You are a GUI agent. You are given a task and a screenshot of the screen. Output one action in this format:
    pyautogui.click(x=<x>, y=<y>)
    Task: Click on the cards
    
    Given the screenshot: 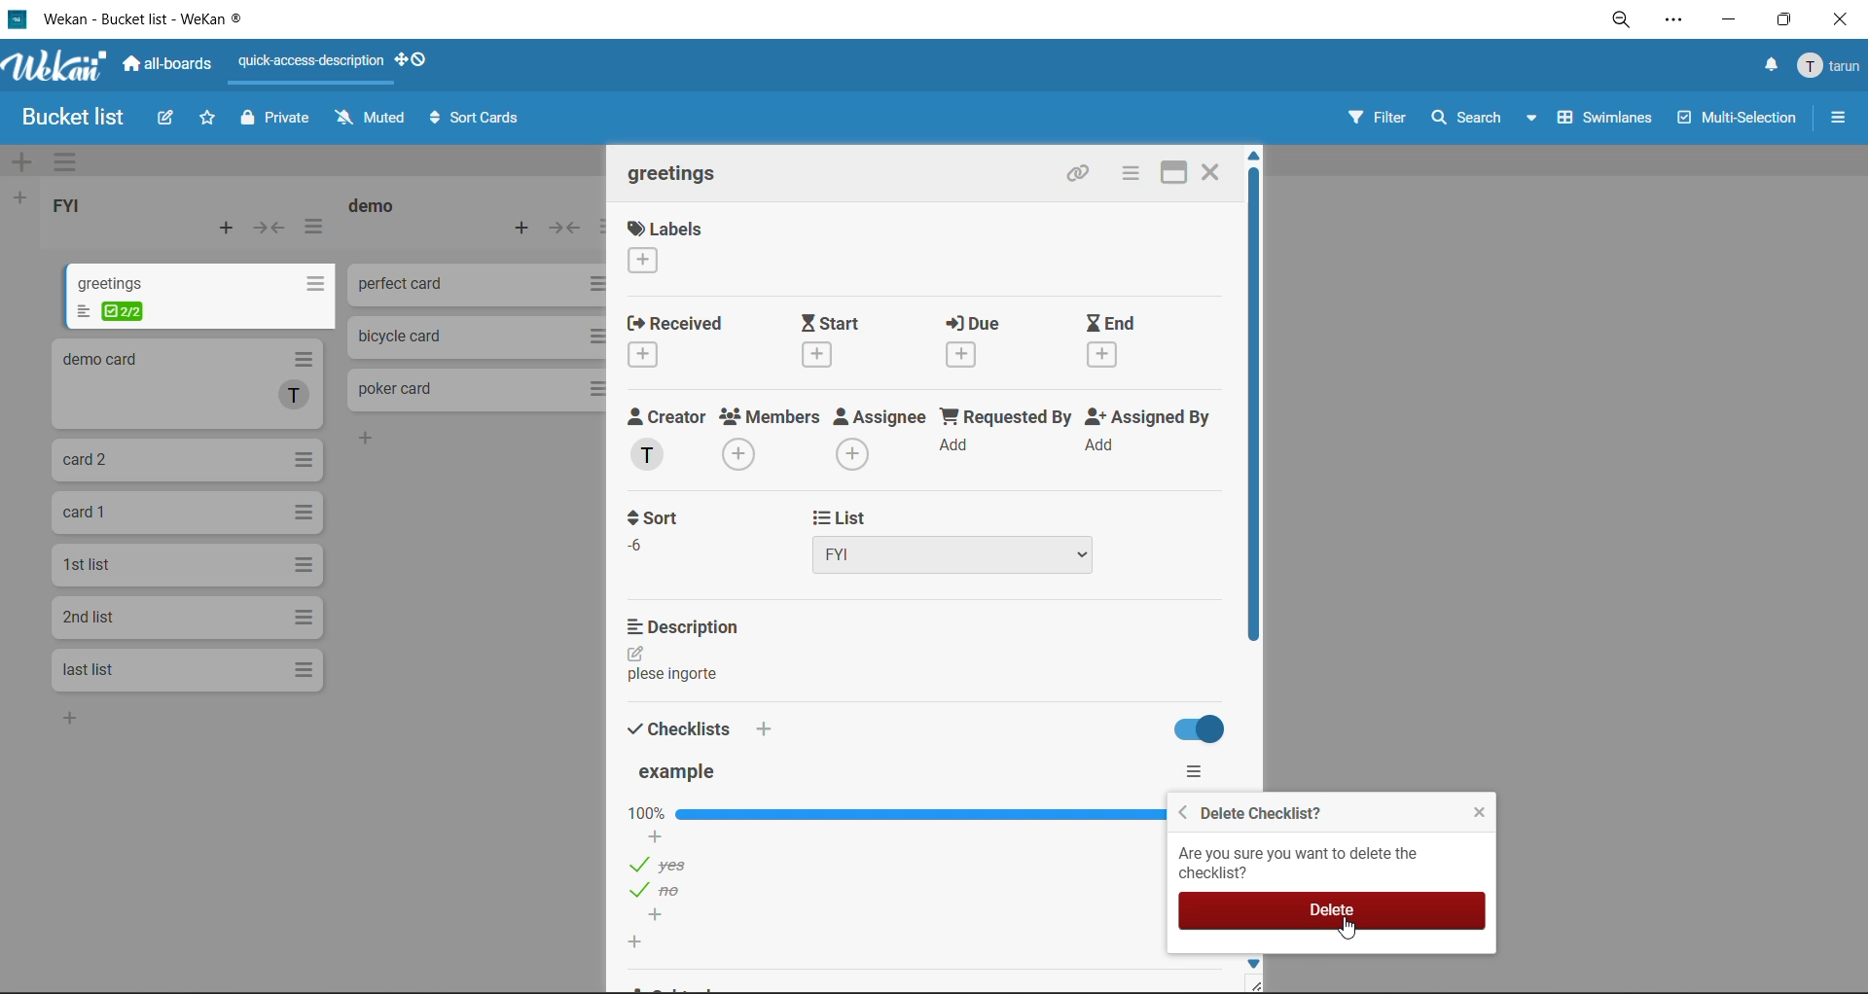 What is the action you would take?
    pyautogui.click(x=188, y=569)
    